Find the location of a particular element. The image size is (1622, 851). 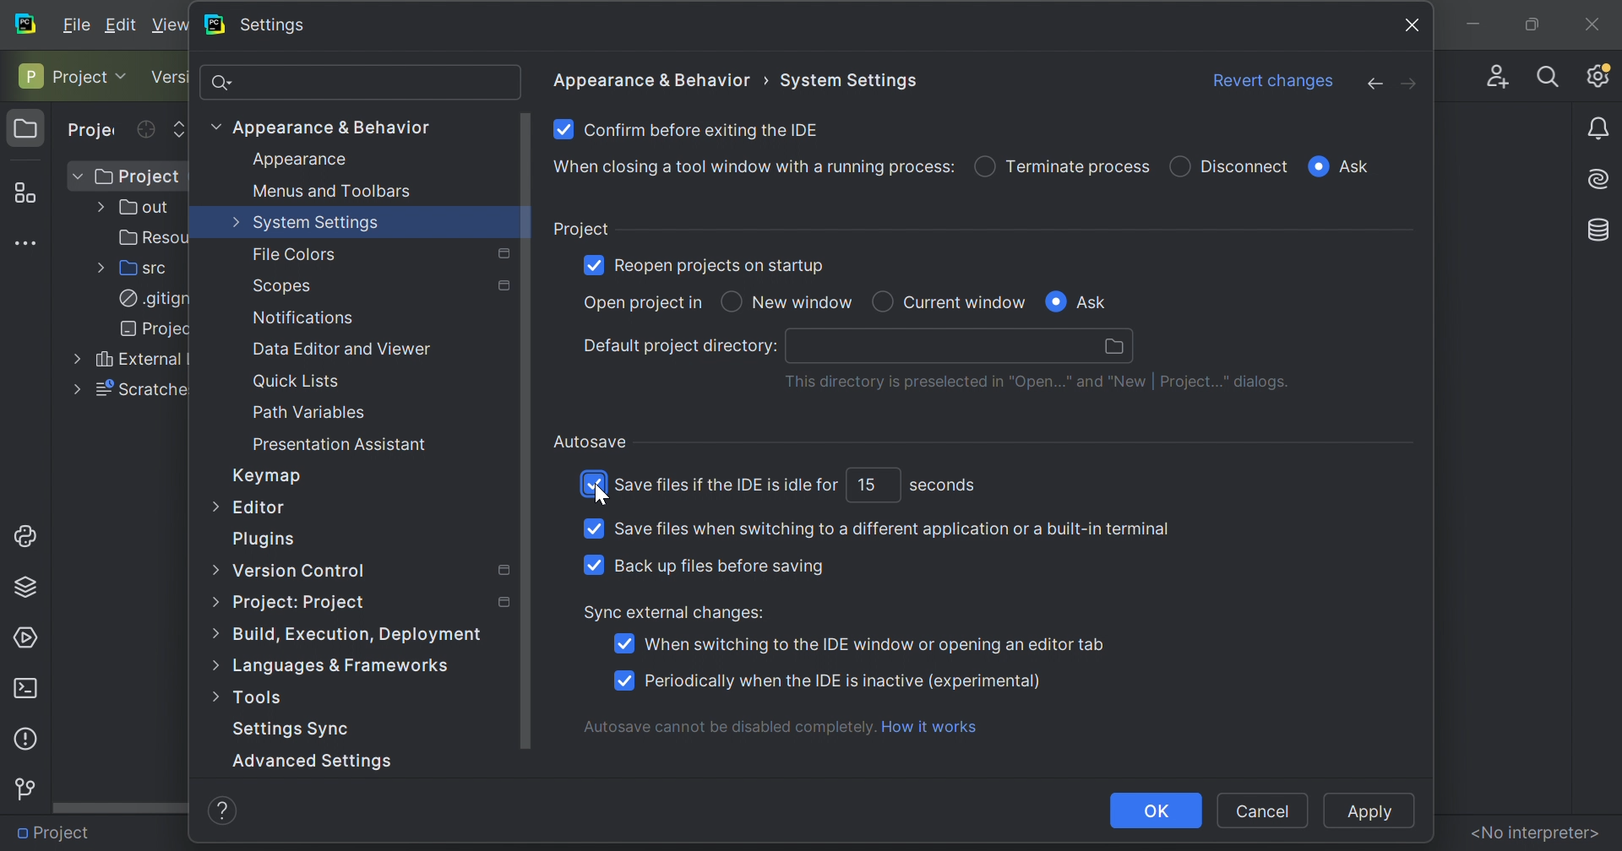

Settings marked with this icon are only applied to the current project. Non-marked settings are applied to all projects. is located at coordinates (500, 571).